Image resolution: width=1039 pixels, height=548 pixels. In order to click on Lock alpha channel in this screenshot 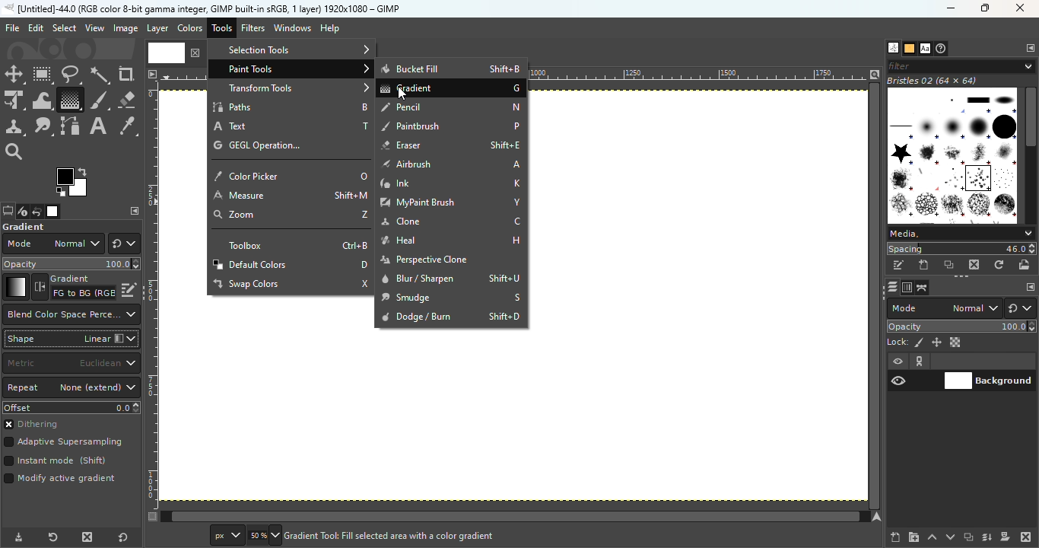, I will do `click(957, 342)`.